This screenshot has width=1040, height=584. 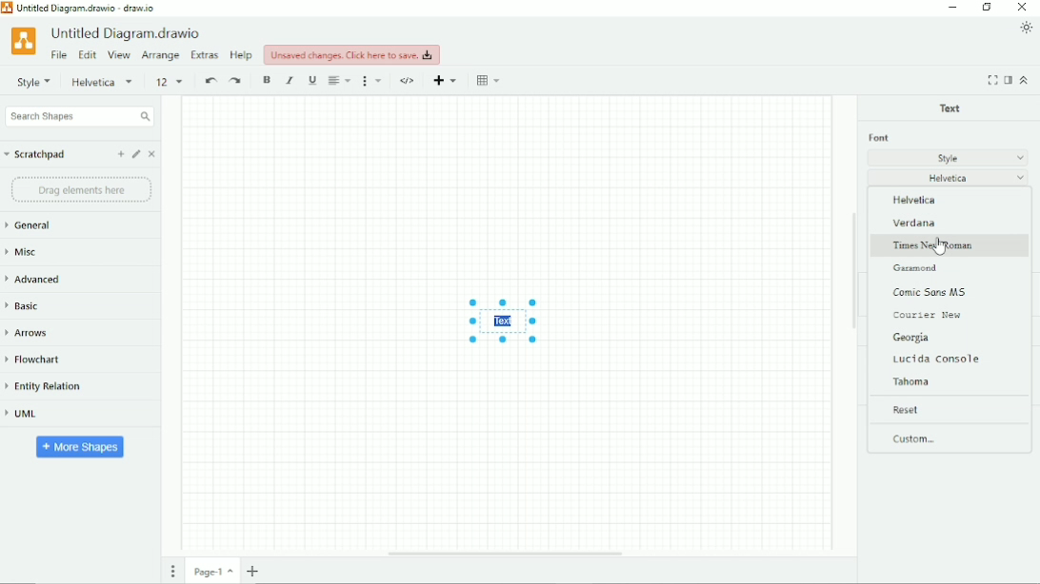 What do you see at coordinates (121, 154) in the screenshot?
I see `Add` at bounding box center [121, 154].